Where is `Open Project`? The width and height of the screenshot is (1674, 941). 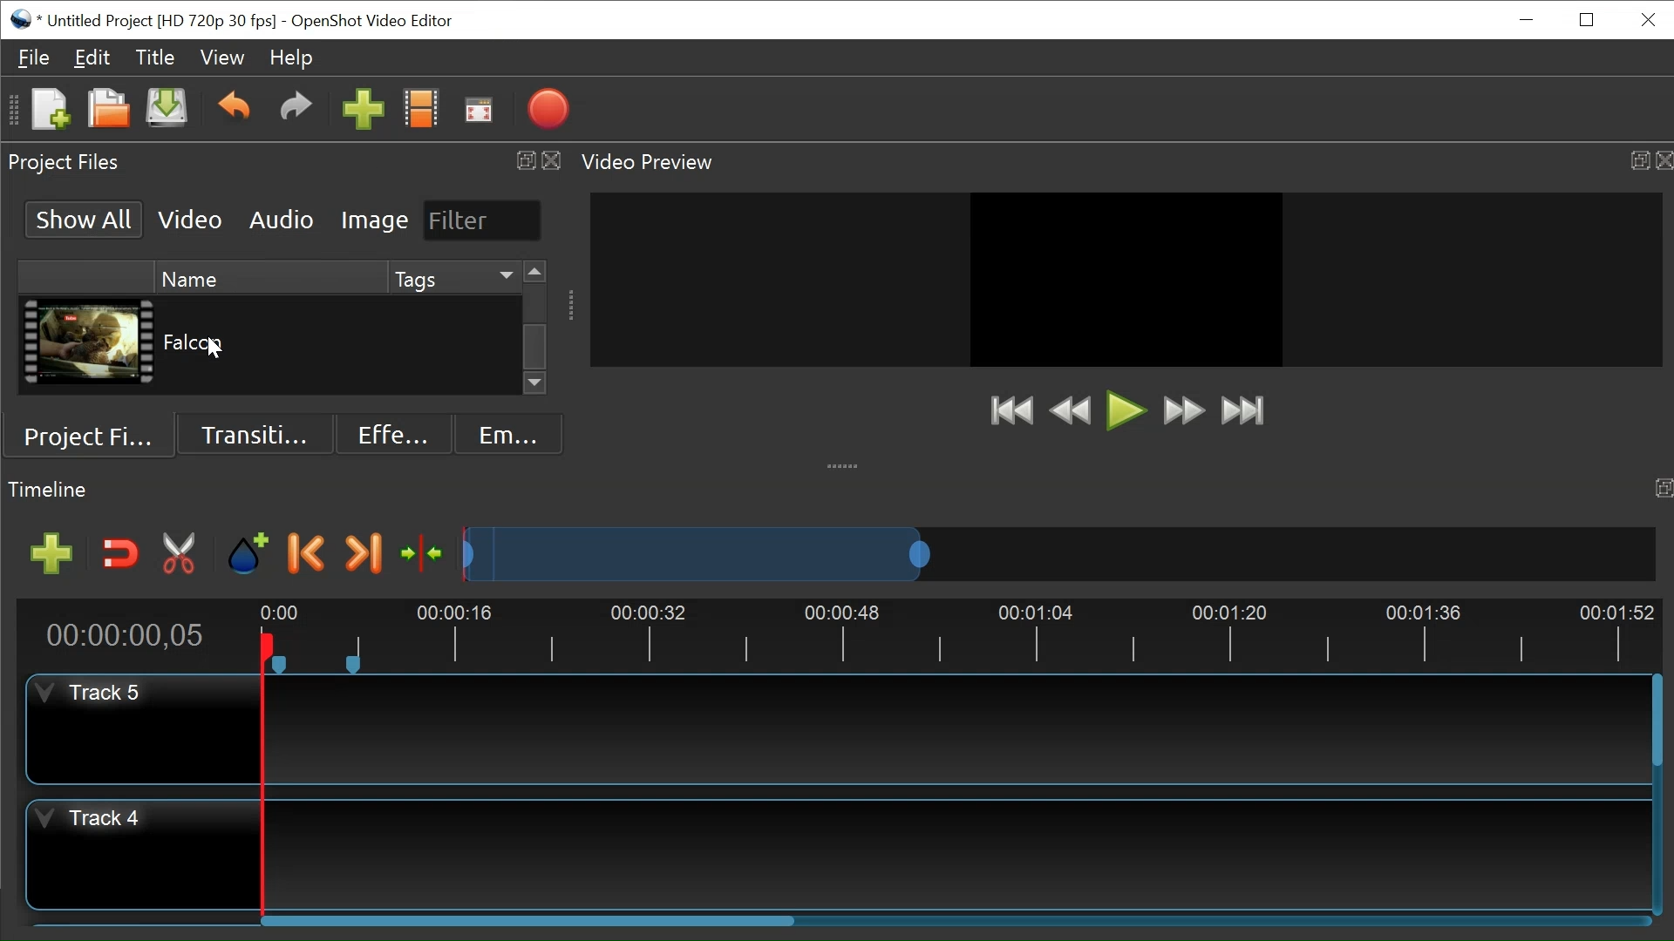
Open Project is located at coordinates (104, 108).